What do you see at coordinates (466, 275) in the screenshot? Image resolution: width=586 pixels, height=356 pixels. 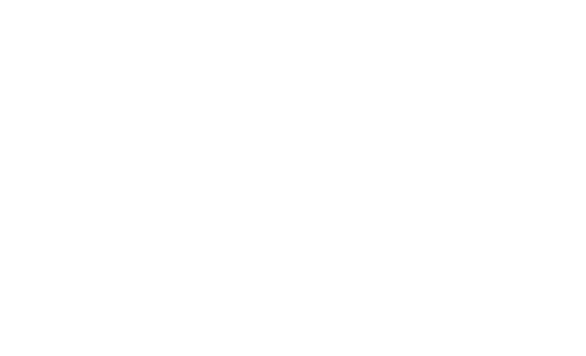 I see `Options` at bounding box center [466, 275].